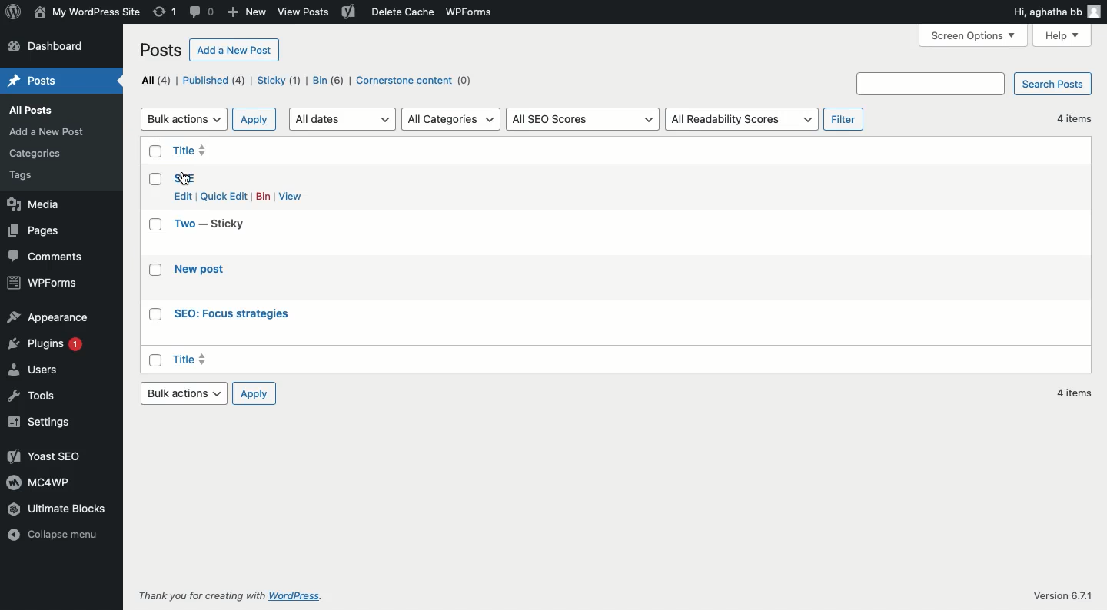  What do you see at coordinates (419, 80) in the screenshot?
I see `Cornerstone content` at bounding box center [419, 80].